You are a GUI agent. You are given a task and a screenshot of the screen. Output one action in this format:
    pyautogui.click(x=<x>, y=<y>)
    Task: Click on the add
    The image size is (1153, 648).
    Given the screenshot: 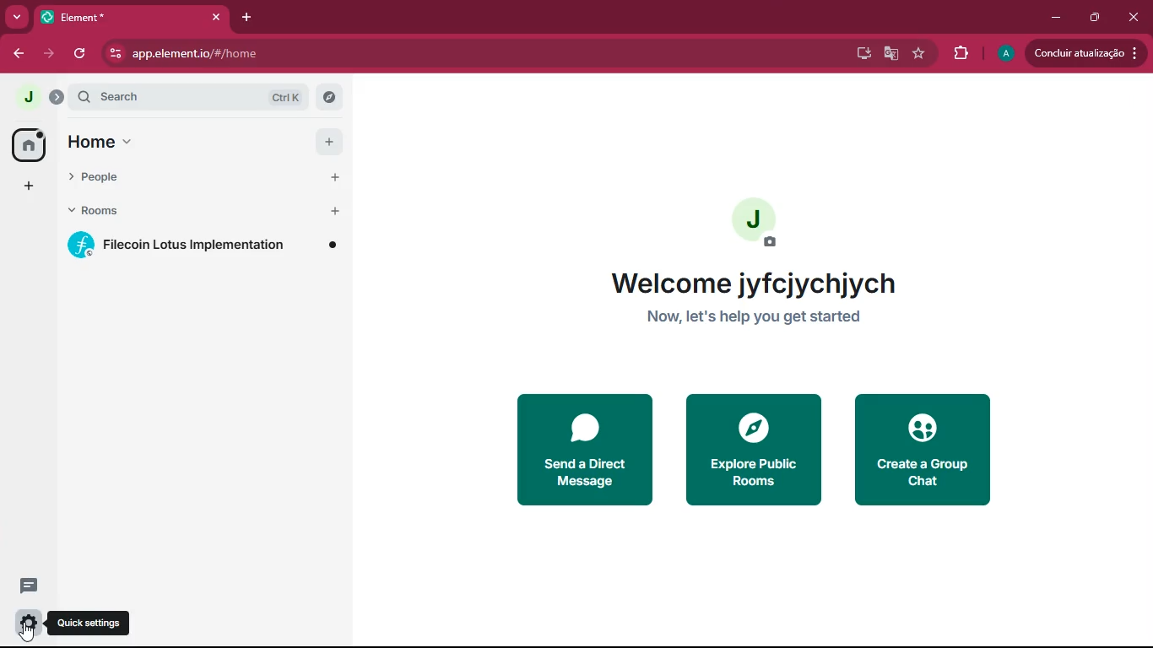 What is the action you would take?
    pyautogui.click(x=337, y=177)
    